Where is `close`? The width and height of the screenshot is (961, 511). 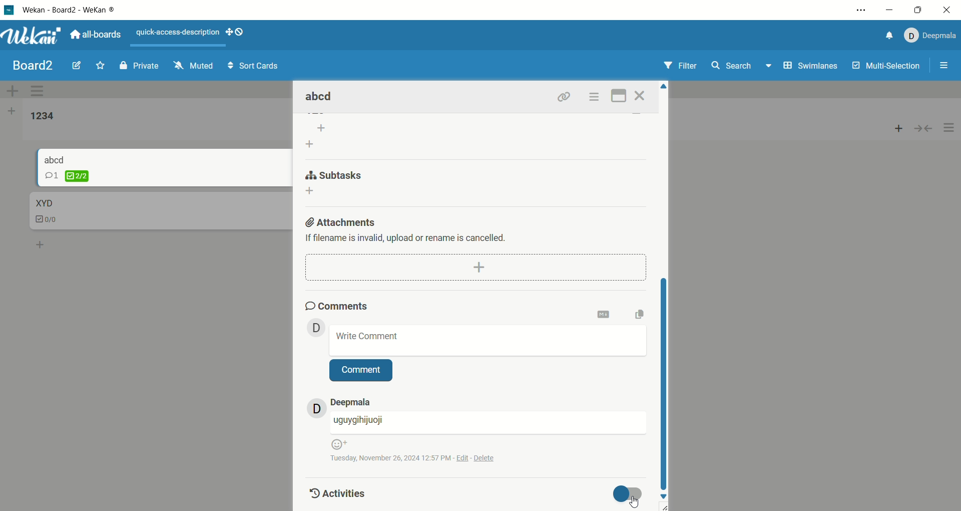 close is located at coordinates (642, 96).